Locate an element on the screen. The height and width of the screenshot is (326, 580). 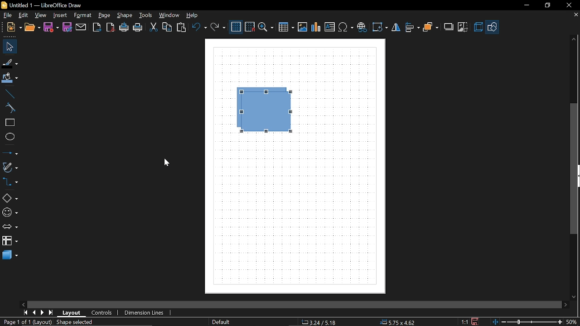
zoom is located at coordinates (266, 28).